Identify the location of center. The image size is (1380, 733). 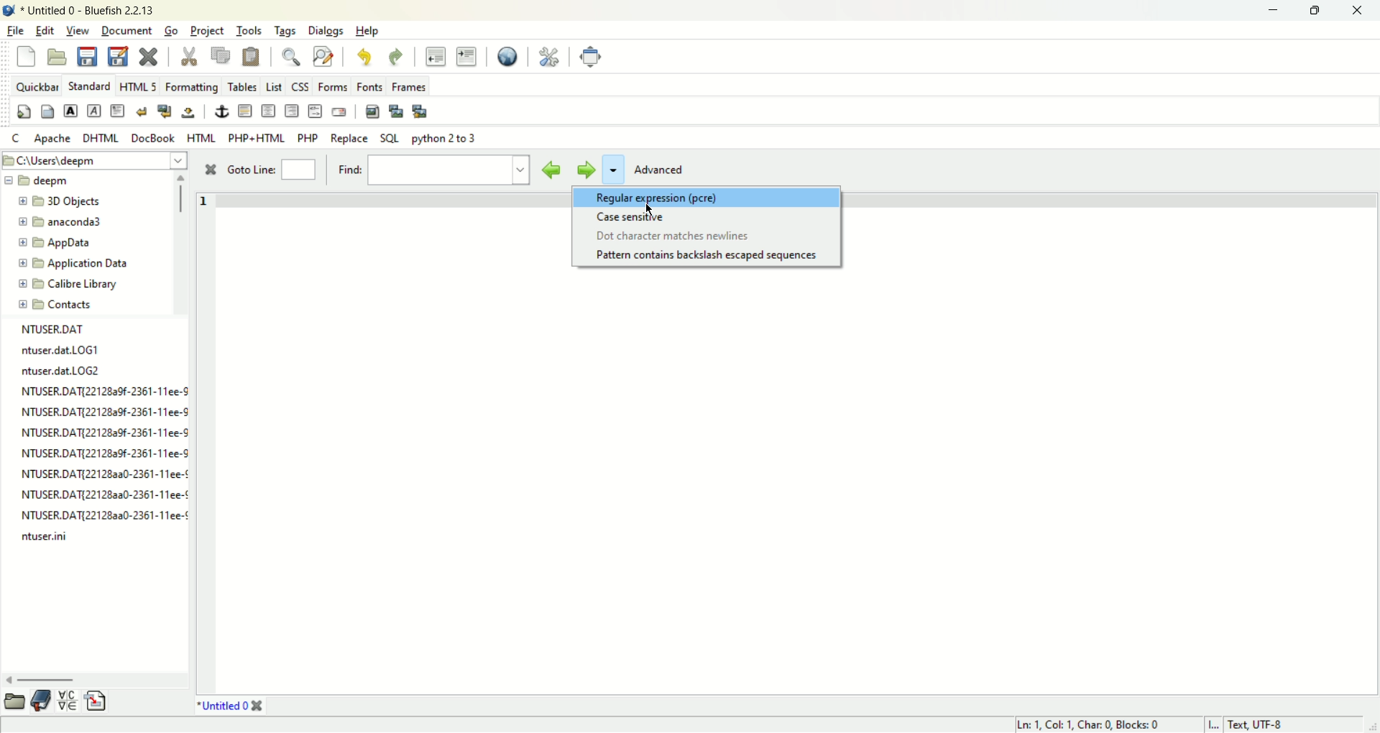
(269, 111).